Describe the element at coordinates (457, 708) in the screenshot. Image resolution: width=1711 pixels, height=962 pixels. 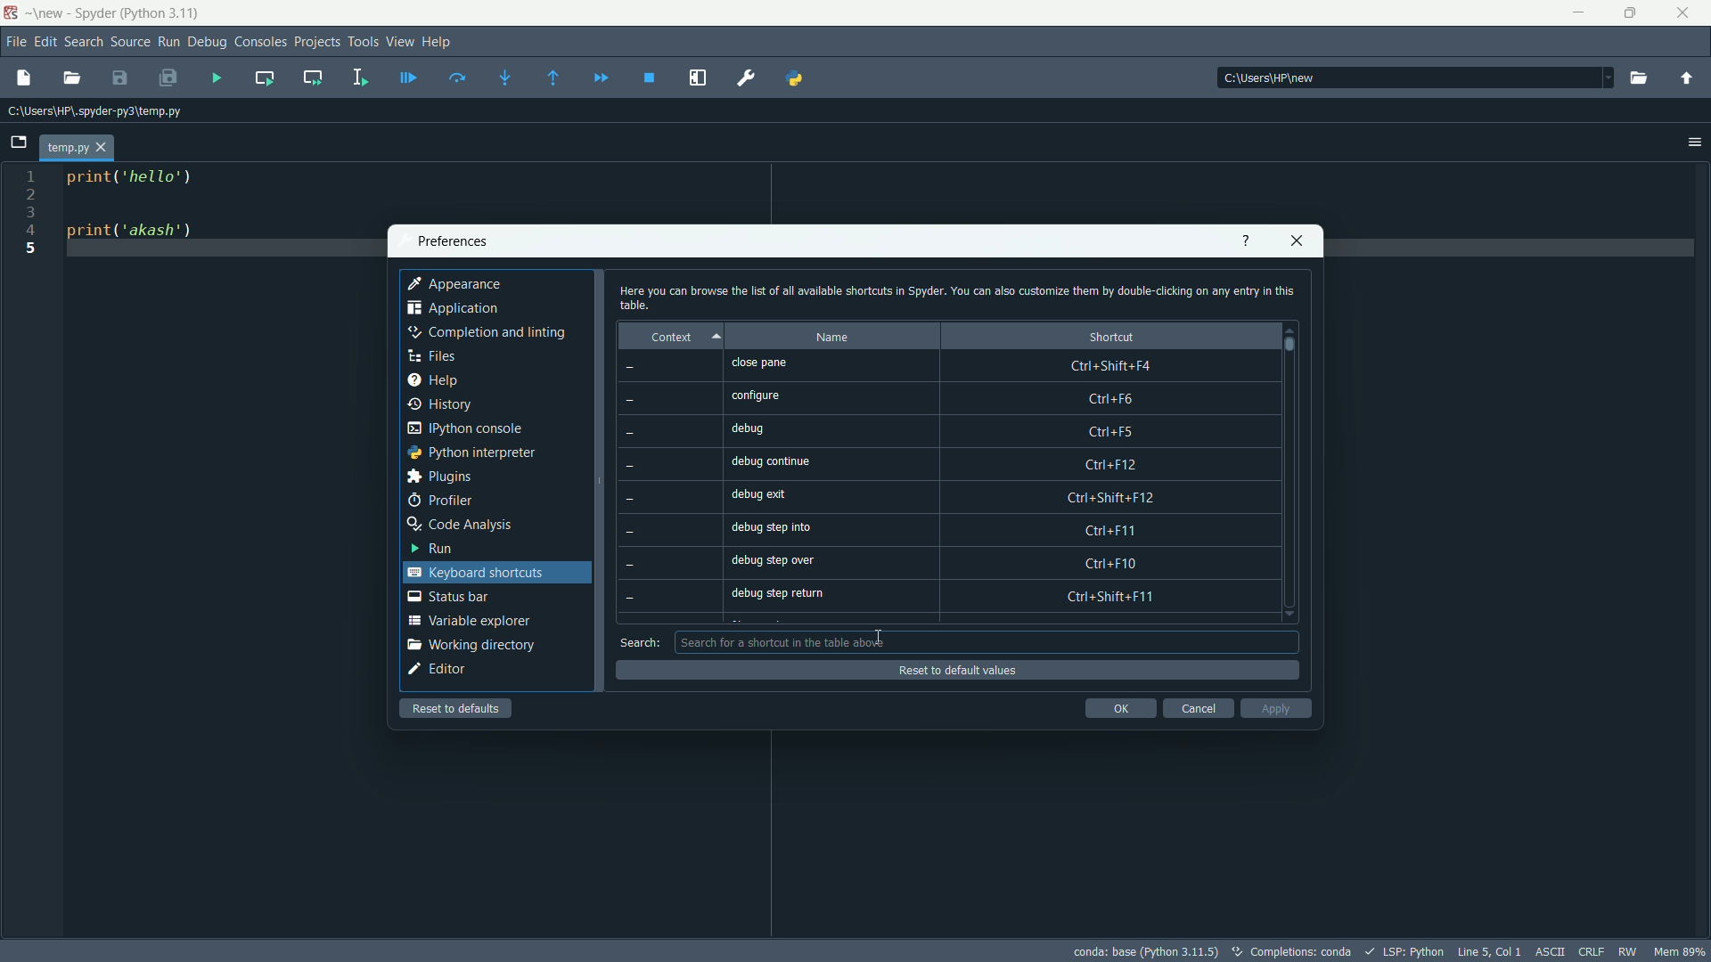
I see `reset to defaults` at that location.